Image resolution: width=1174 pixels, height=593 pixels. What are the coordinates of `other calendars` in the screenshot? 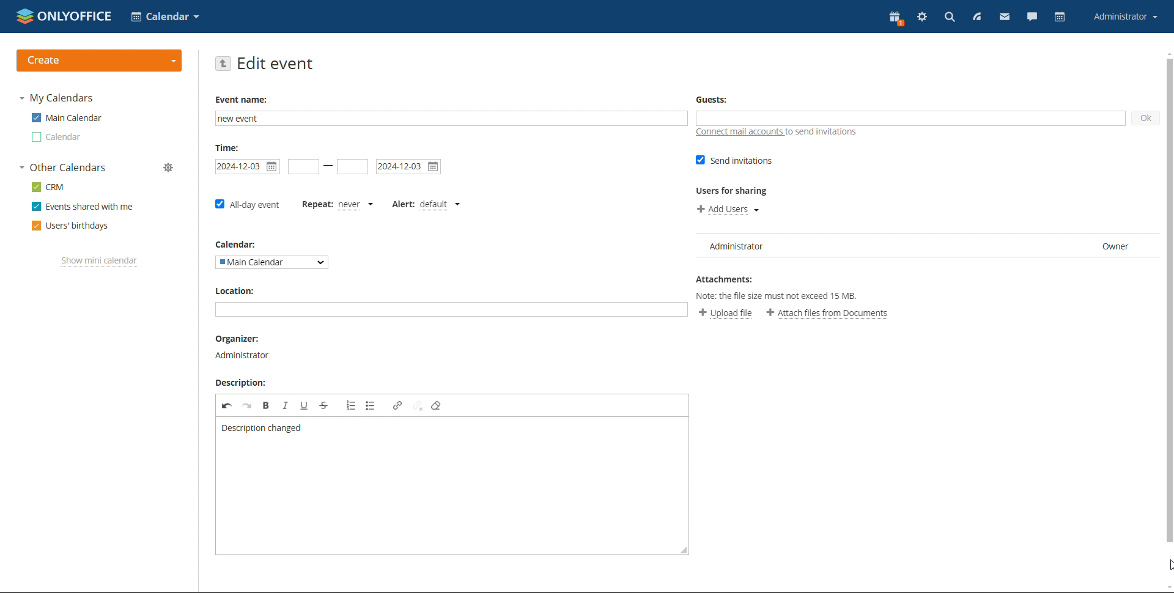 It's located at (62, 168).